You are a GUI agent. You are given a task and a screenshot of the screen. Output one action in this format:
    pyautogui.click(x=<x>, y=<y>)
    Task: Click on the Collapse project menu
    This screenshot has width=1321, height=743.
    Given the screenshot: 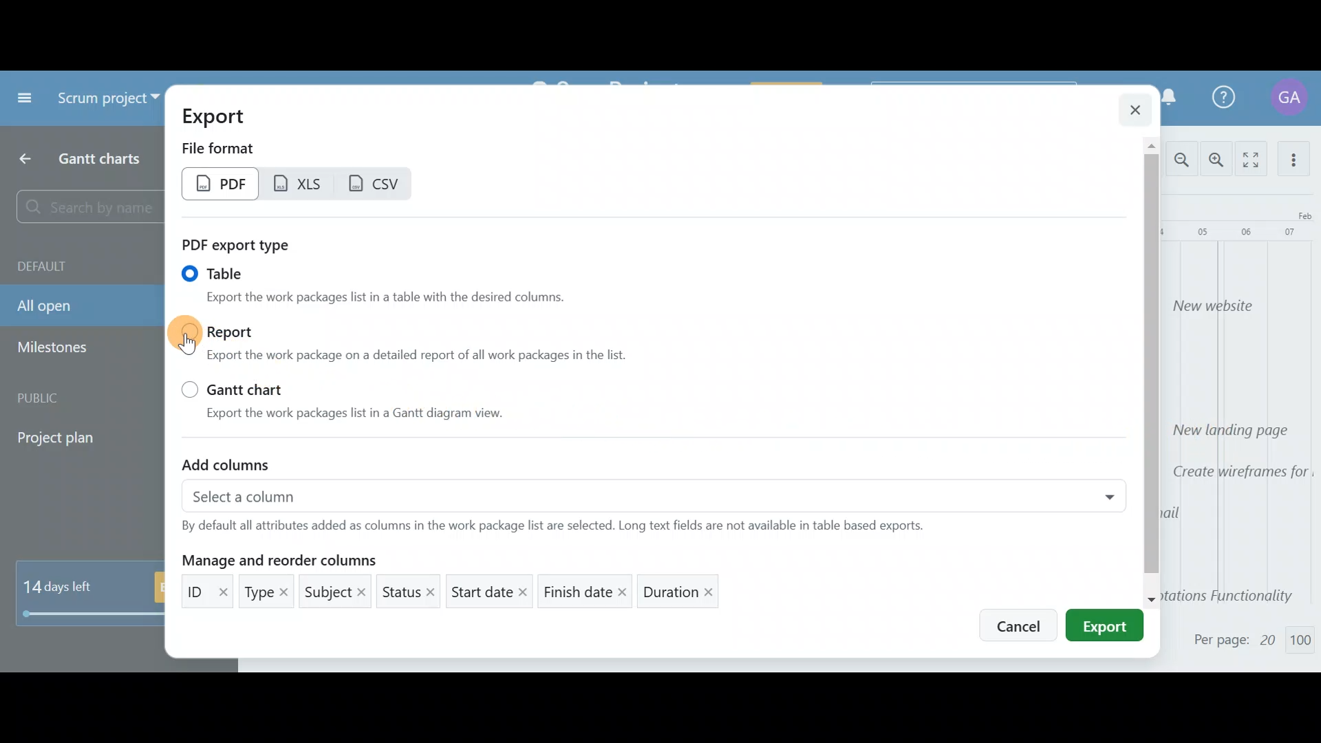 What is the action you would take?
    pyautogui.click(x=24, y=100)
    